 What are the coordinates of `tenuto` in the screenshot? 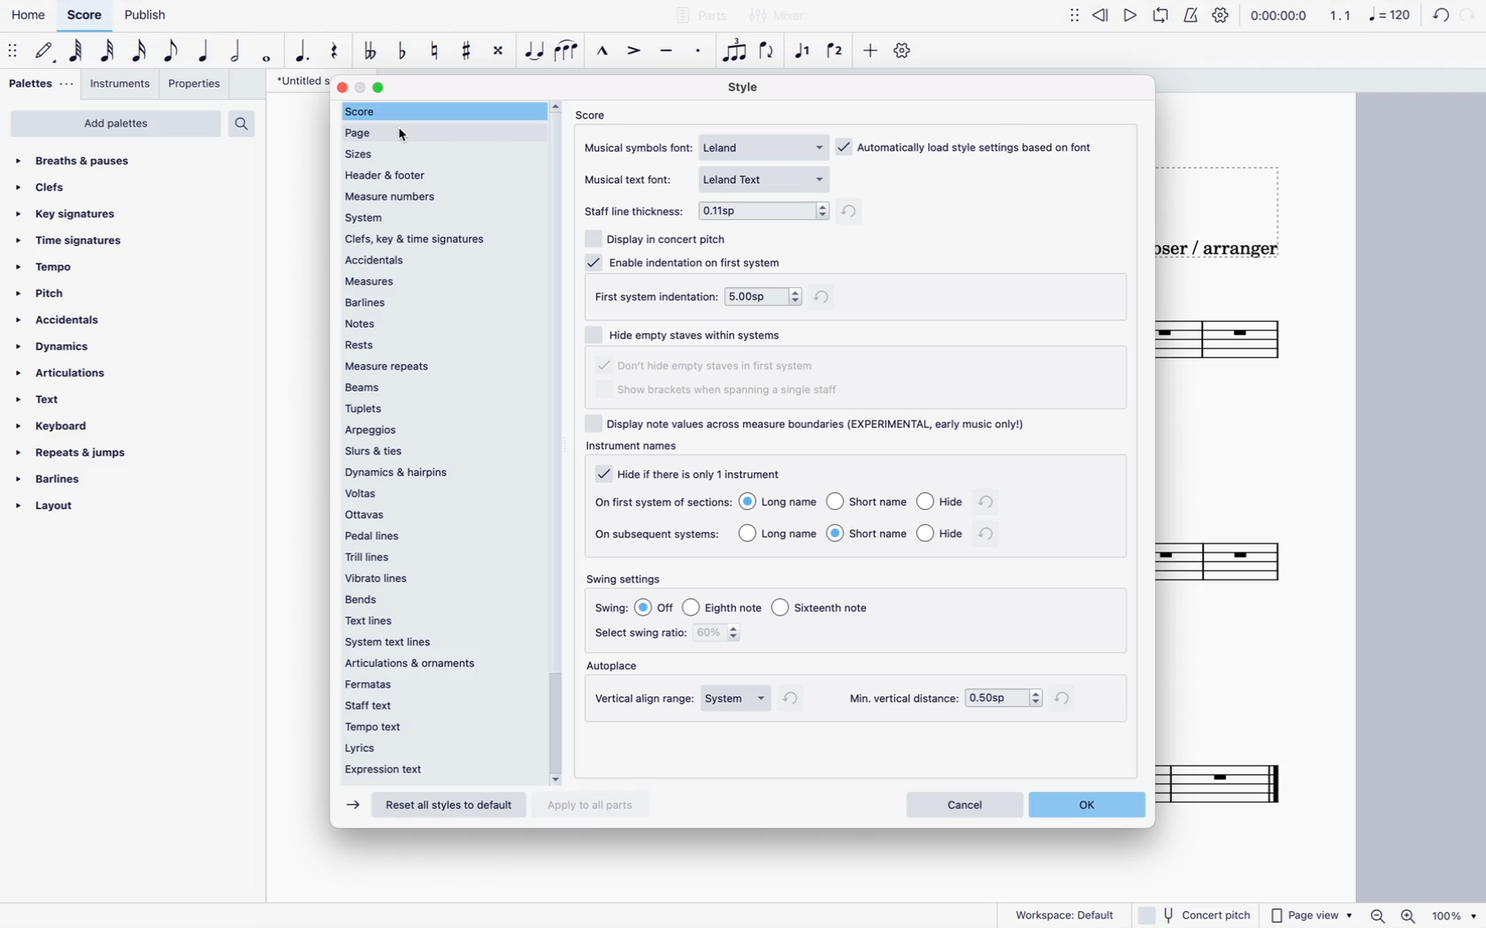 It's located at (667, 53).